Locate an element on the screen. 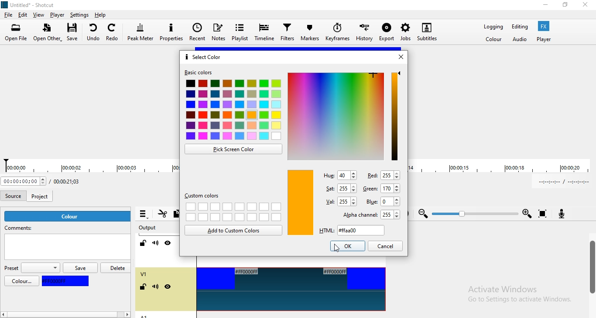 The height and width of the screenshot is (318, 596). Zoom in is located at coordinates (527, 214).